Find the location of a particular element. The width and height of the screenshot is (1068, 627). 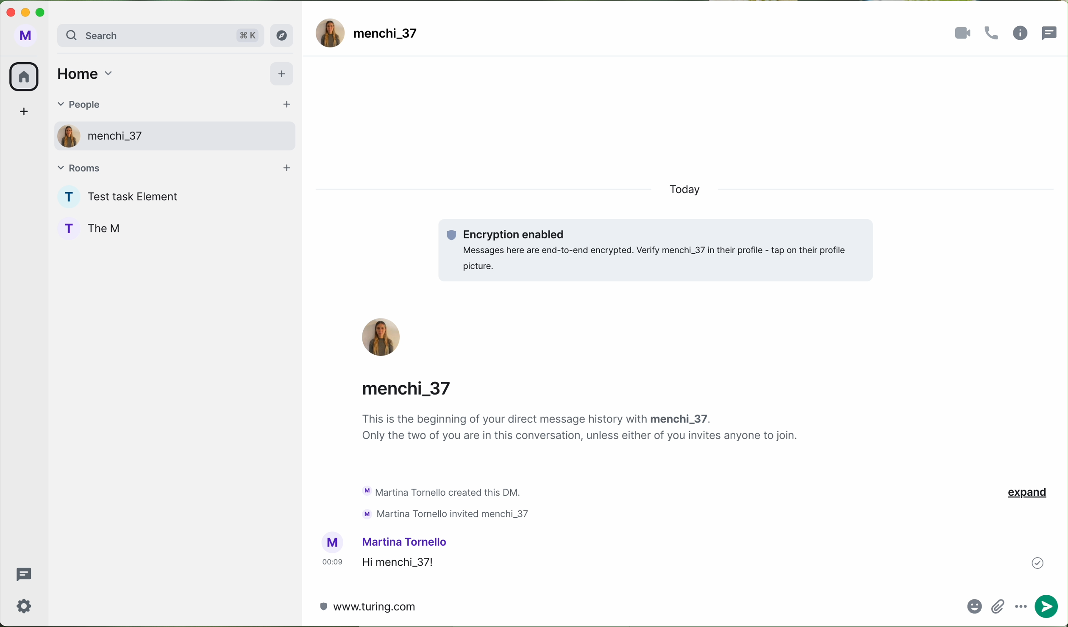

threads is located at coordinates (22, 575).